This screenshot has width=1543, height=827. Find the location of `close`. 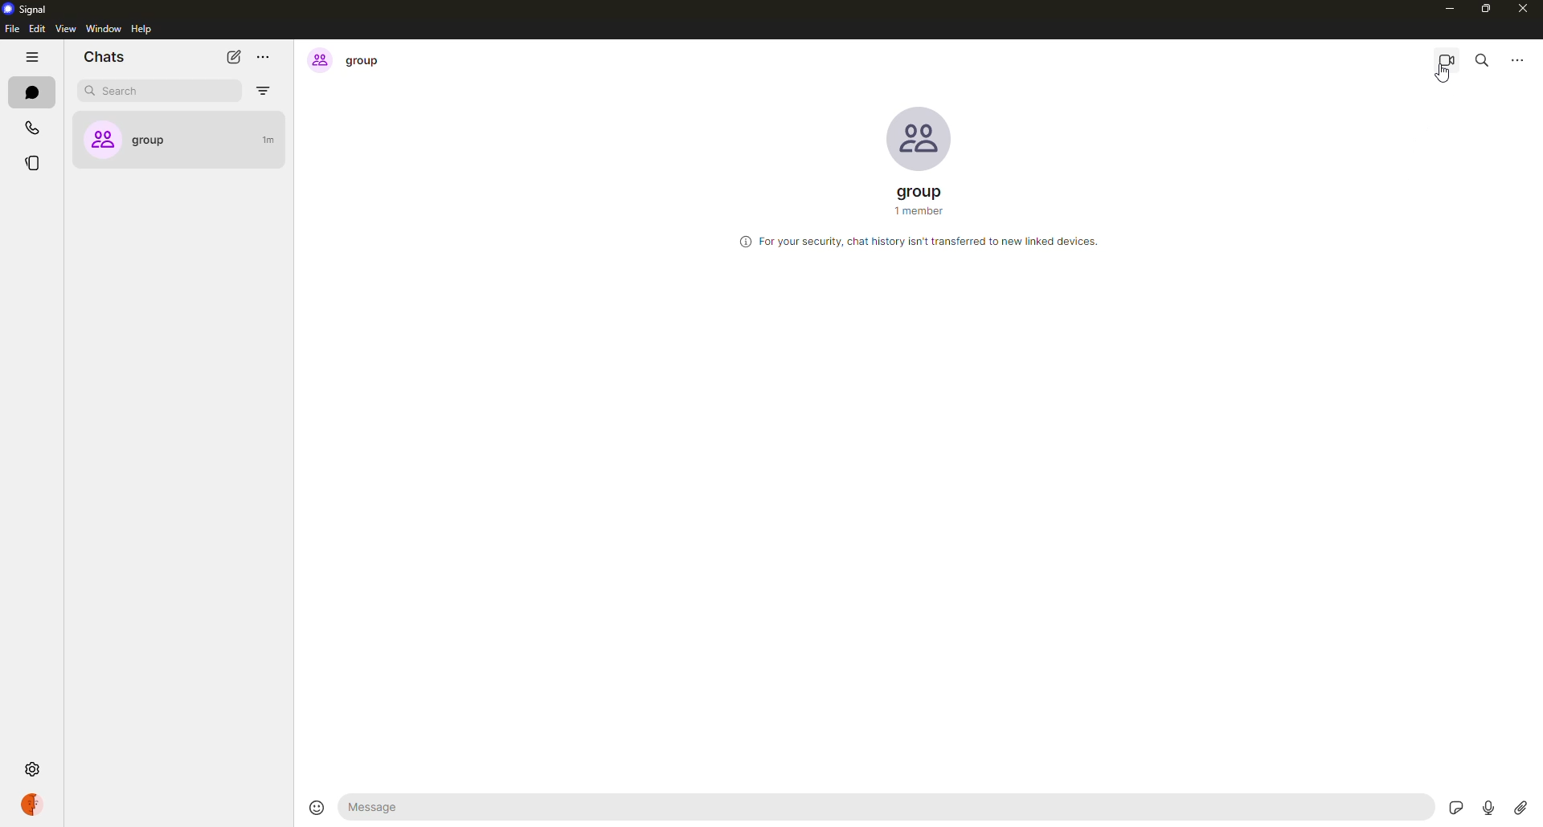

close is located at coordinates (1525, 9).